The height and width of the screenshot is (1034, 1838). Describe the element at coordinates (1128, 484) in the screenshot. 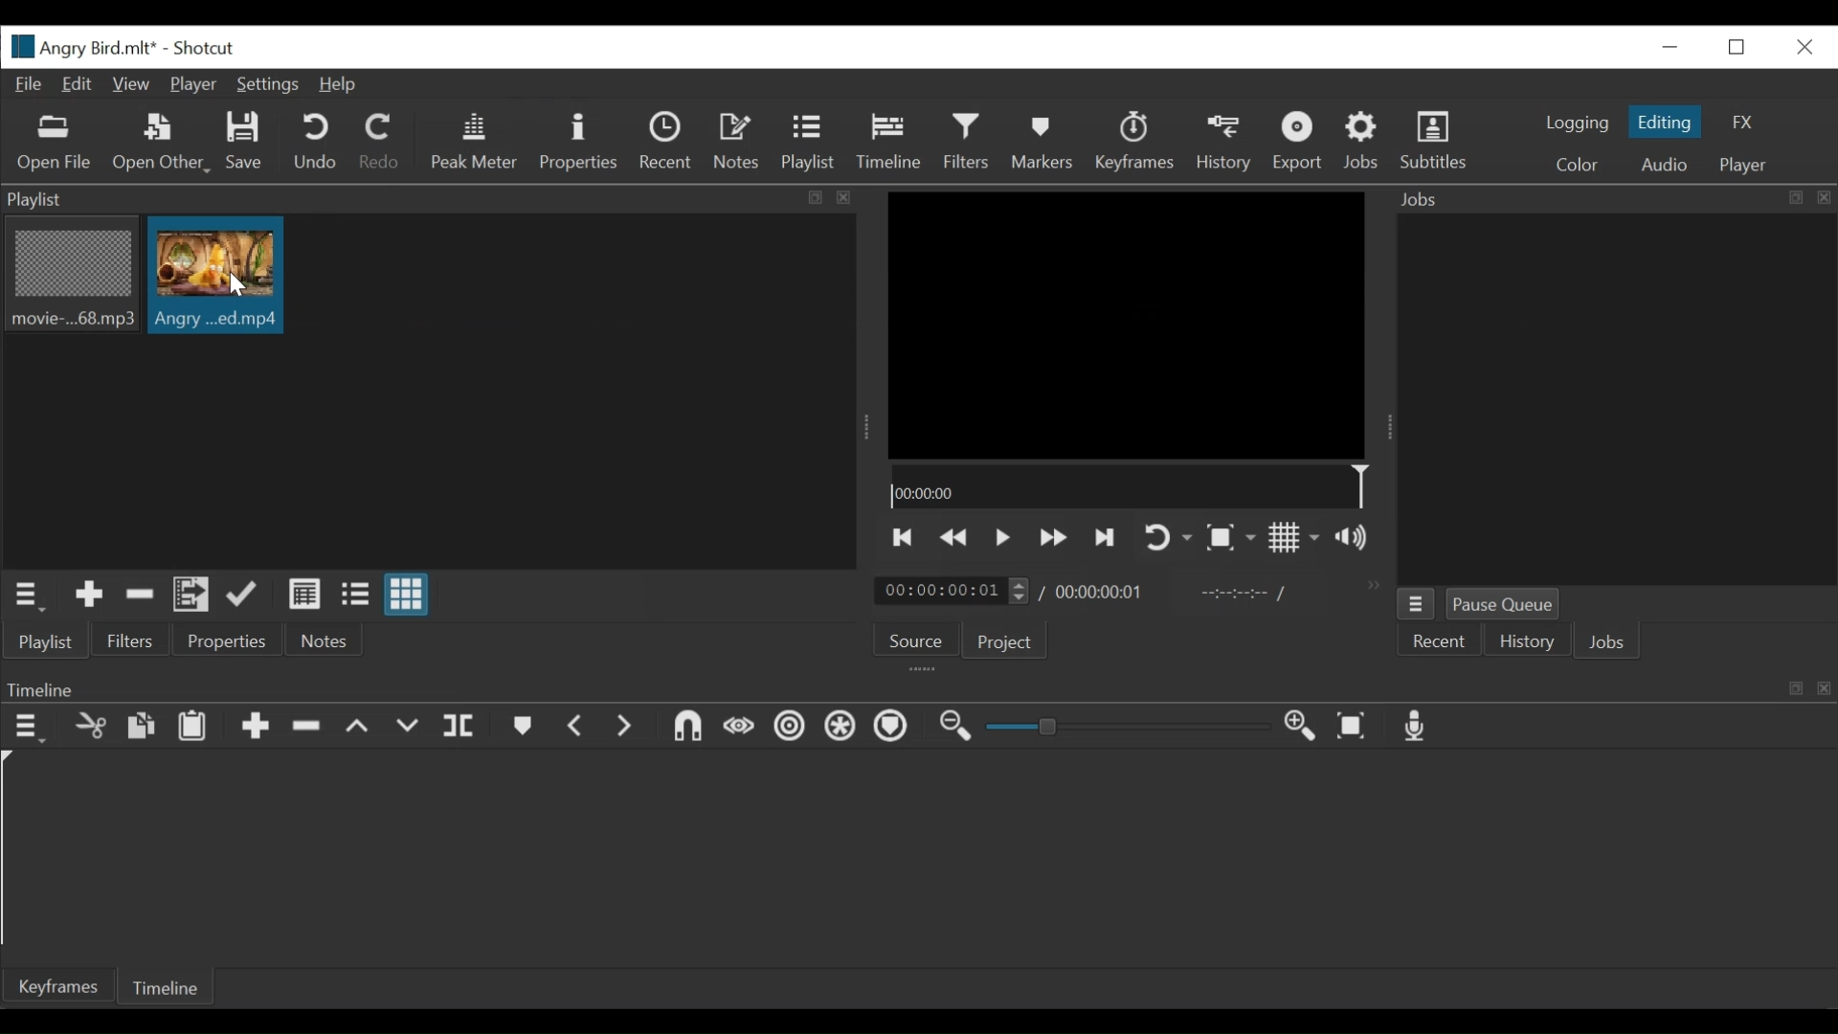

I see `Timeline` at that location.